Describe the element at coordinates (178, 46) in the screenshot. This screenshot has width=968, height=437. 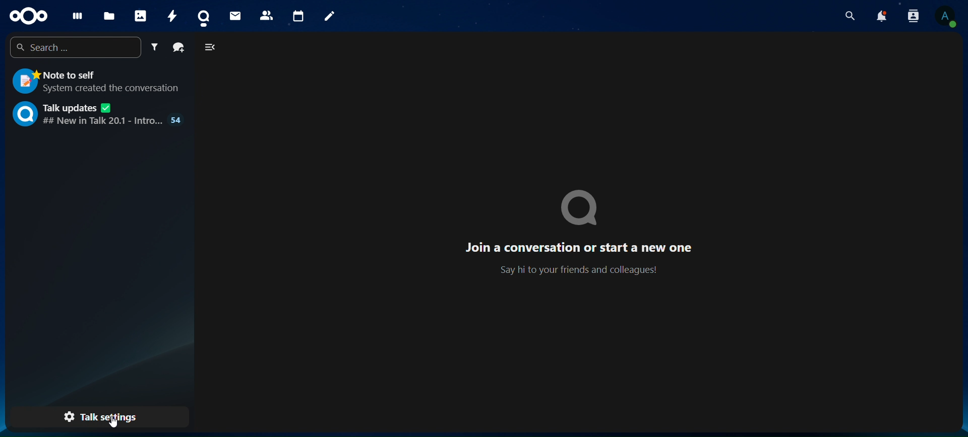
I see `create  a group` at that location.